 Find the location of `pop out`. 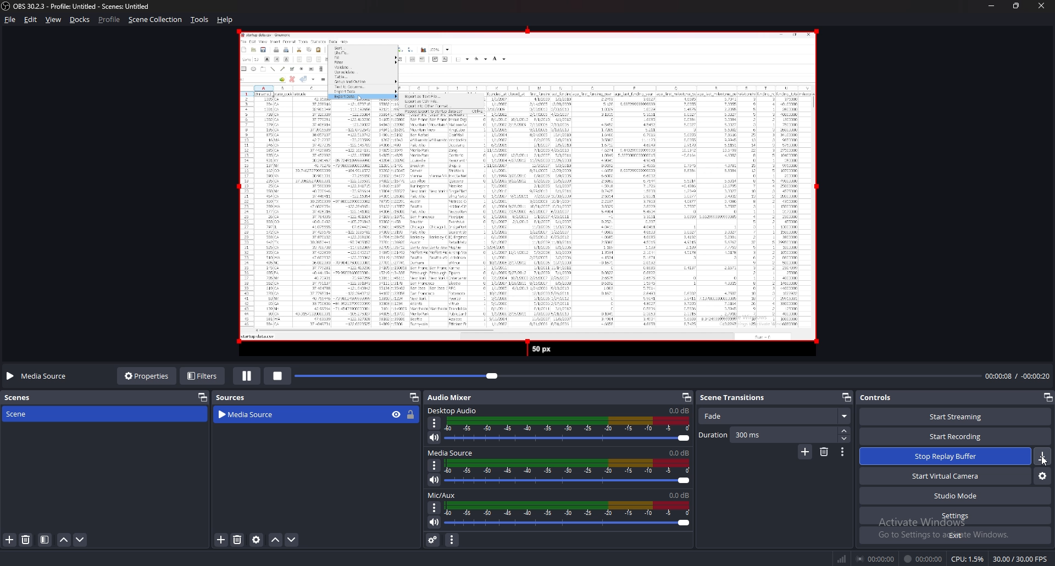

pop out is located at coordinates (685, 397).